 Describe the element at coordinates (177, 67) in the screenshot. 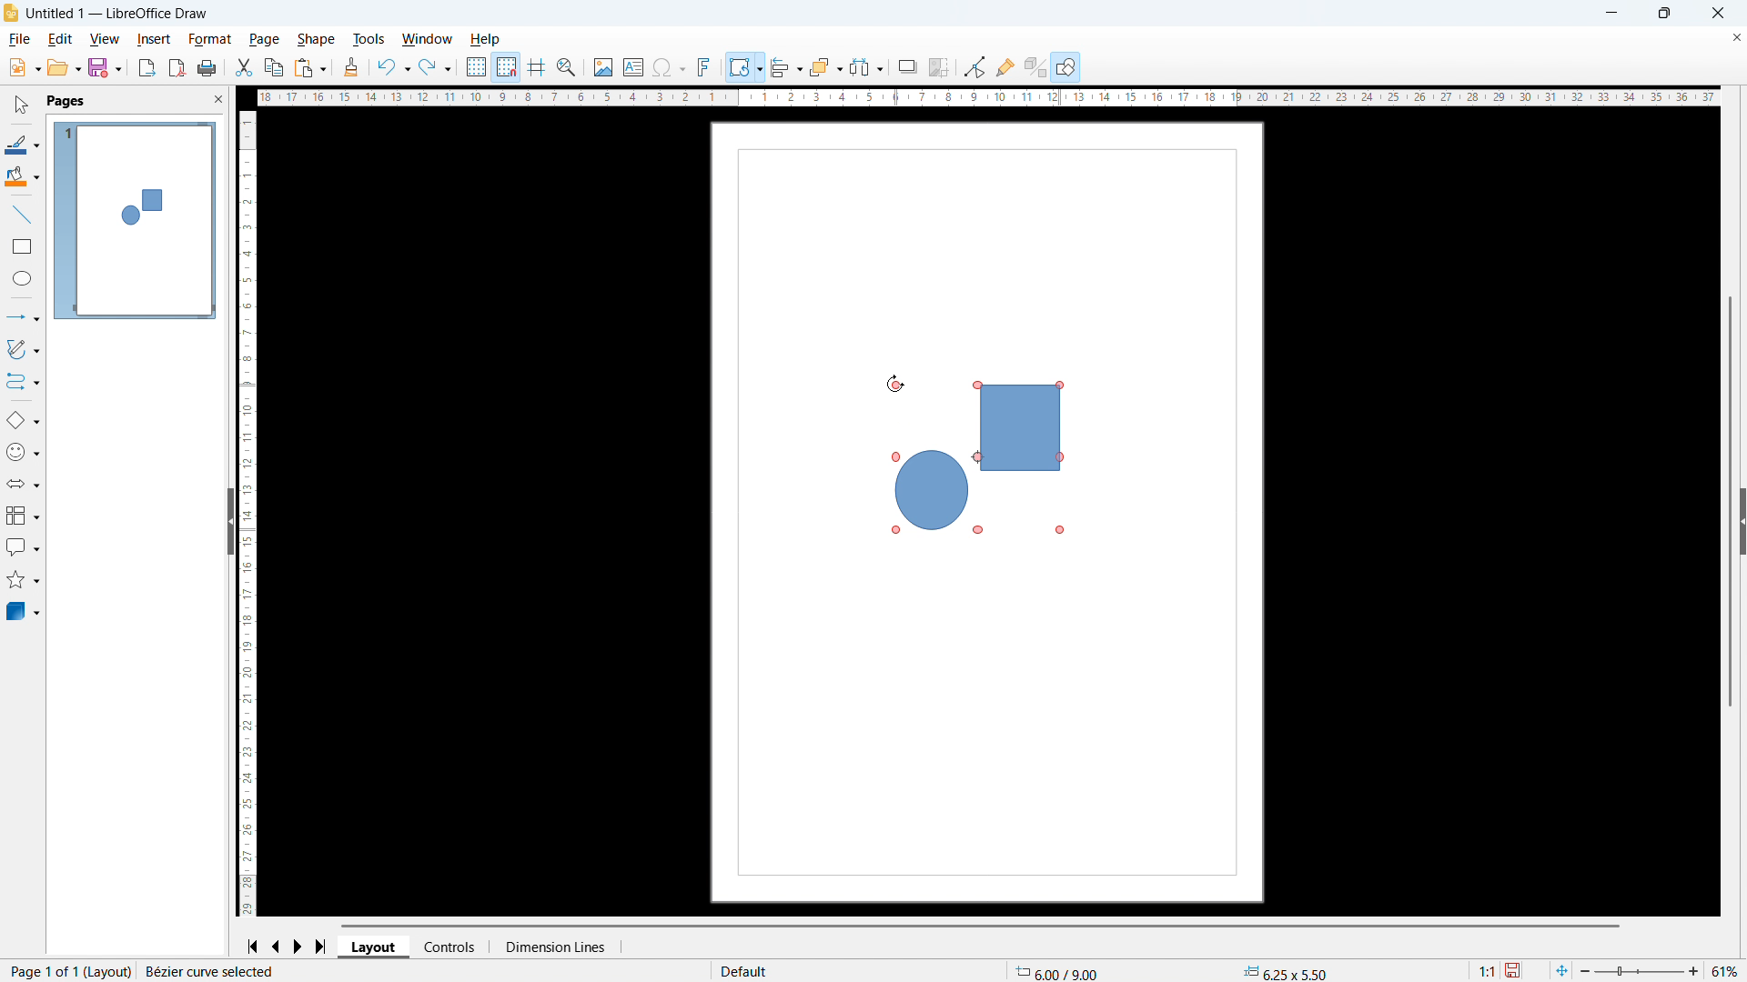

I see `Export as PDF ` at that location.